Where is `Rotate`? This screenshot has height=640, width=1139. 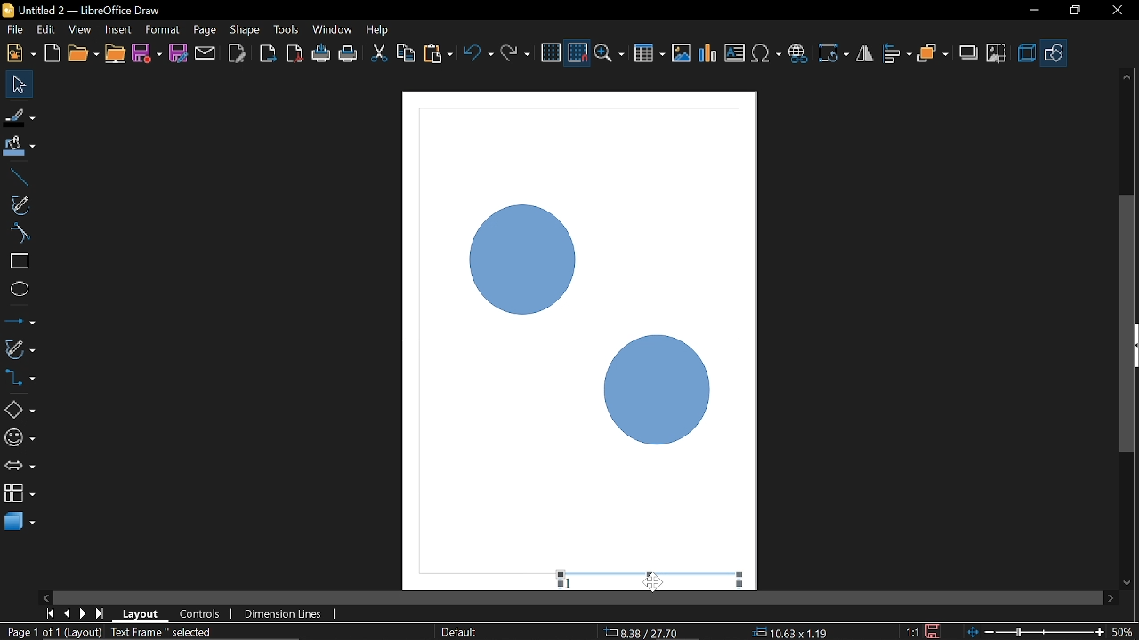
Rotate is located at coordinates (835, 53).